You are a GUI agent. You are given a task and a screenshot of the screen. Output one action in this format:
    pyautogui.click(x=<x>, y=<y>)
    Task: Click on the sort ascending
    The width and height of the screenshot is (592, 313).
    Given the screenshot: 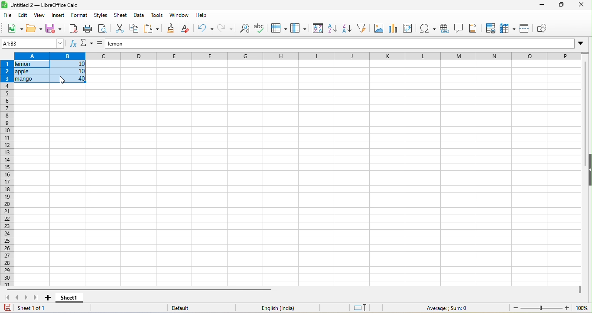 What is the action you would take?
    pyautogui.click(x=334, y=29)
    